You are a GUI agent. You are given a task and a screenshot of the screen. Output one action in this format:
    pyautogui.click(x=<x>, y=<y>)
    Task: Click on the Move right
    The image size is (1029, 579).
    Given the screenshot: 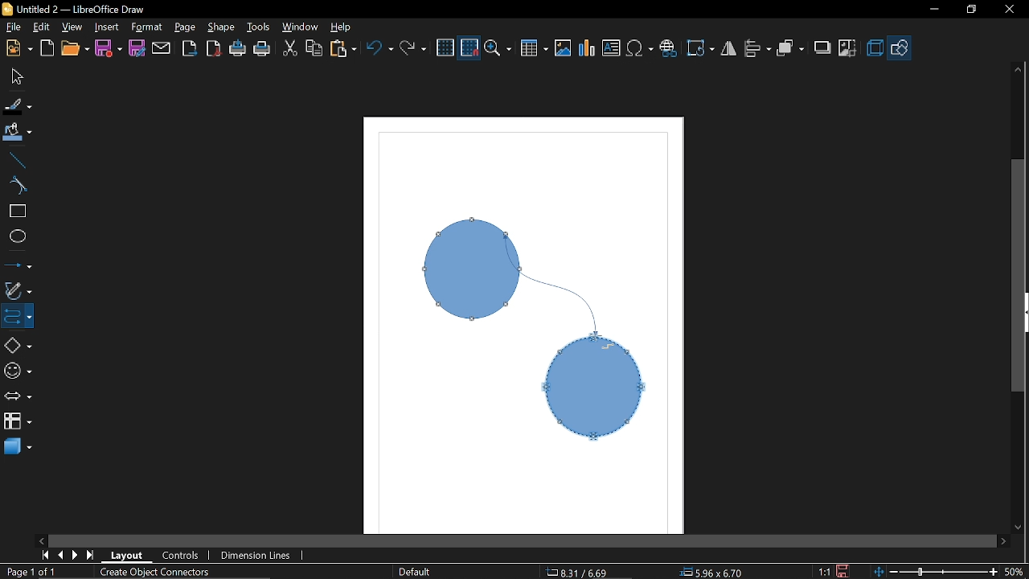 What is the action you would take?
    pyautogui.click(x=1006, y=542)
    